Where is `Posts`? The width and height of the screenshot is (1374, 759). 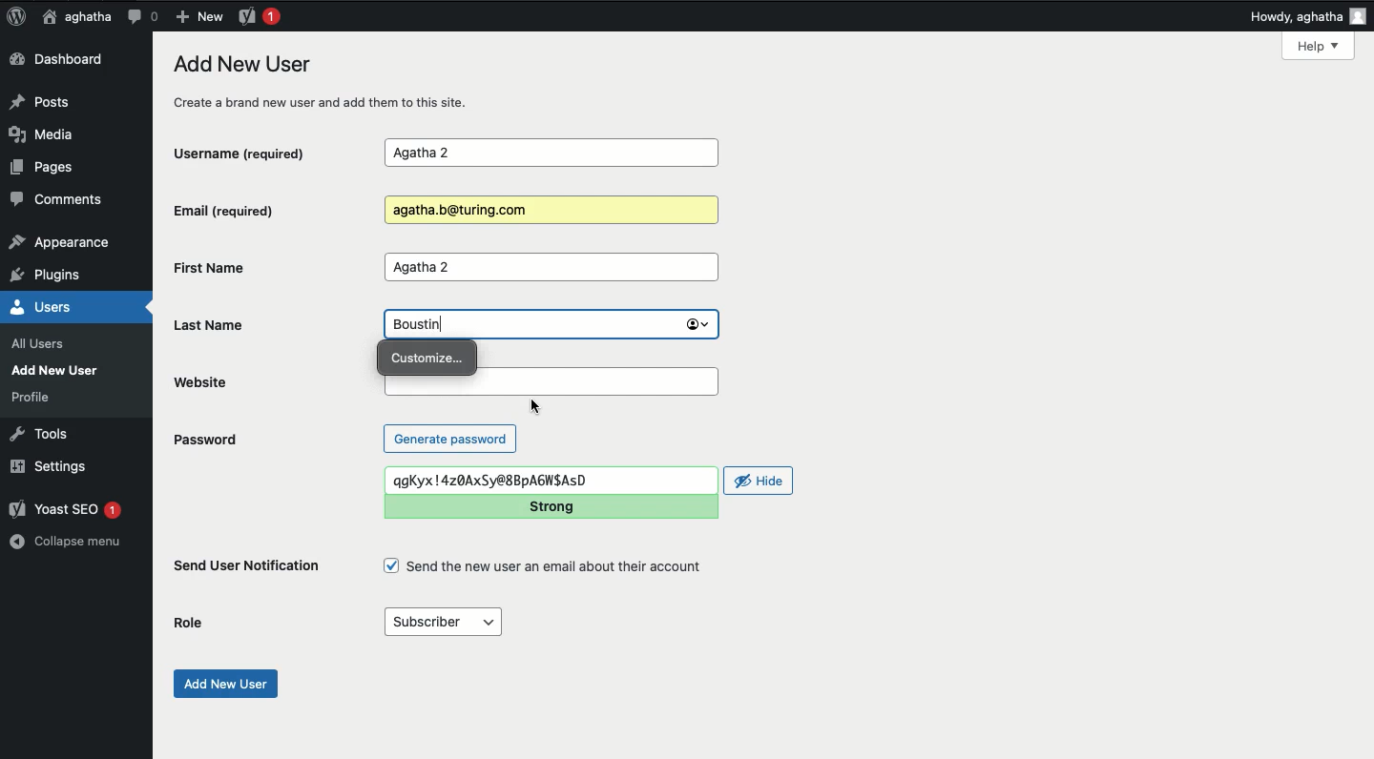 Posts is located at coordinates (45, 100).